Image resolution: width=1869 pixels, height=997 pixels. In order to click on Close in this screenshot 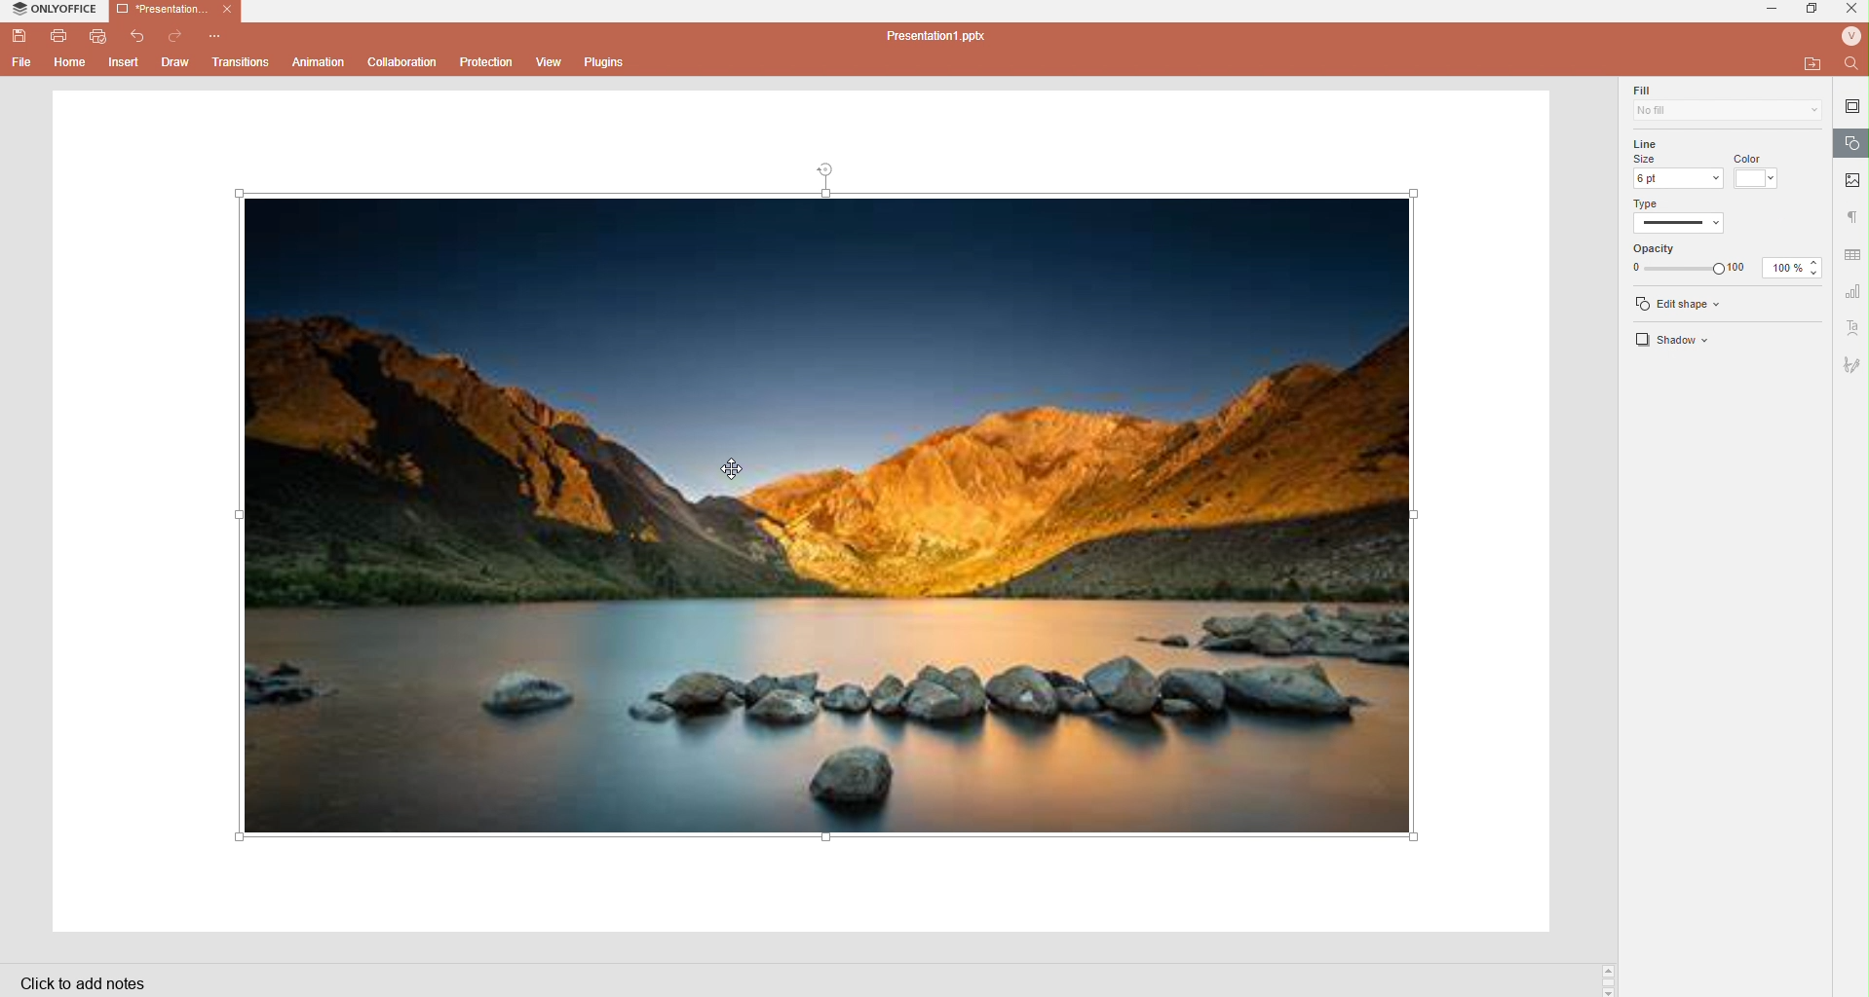, I will do `click(227, 11)`.